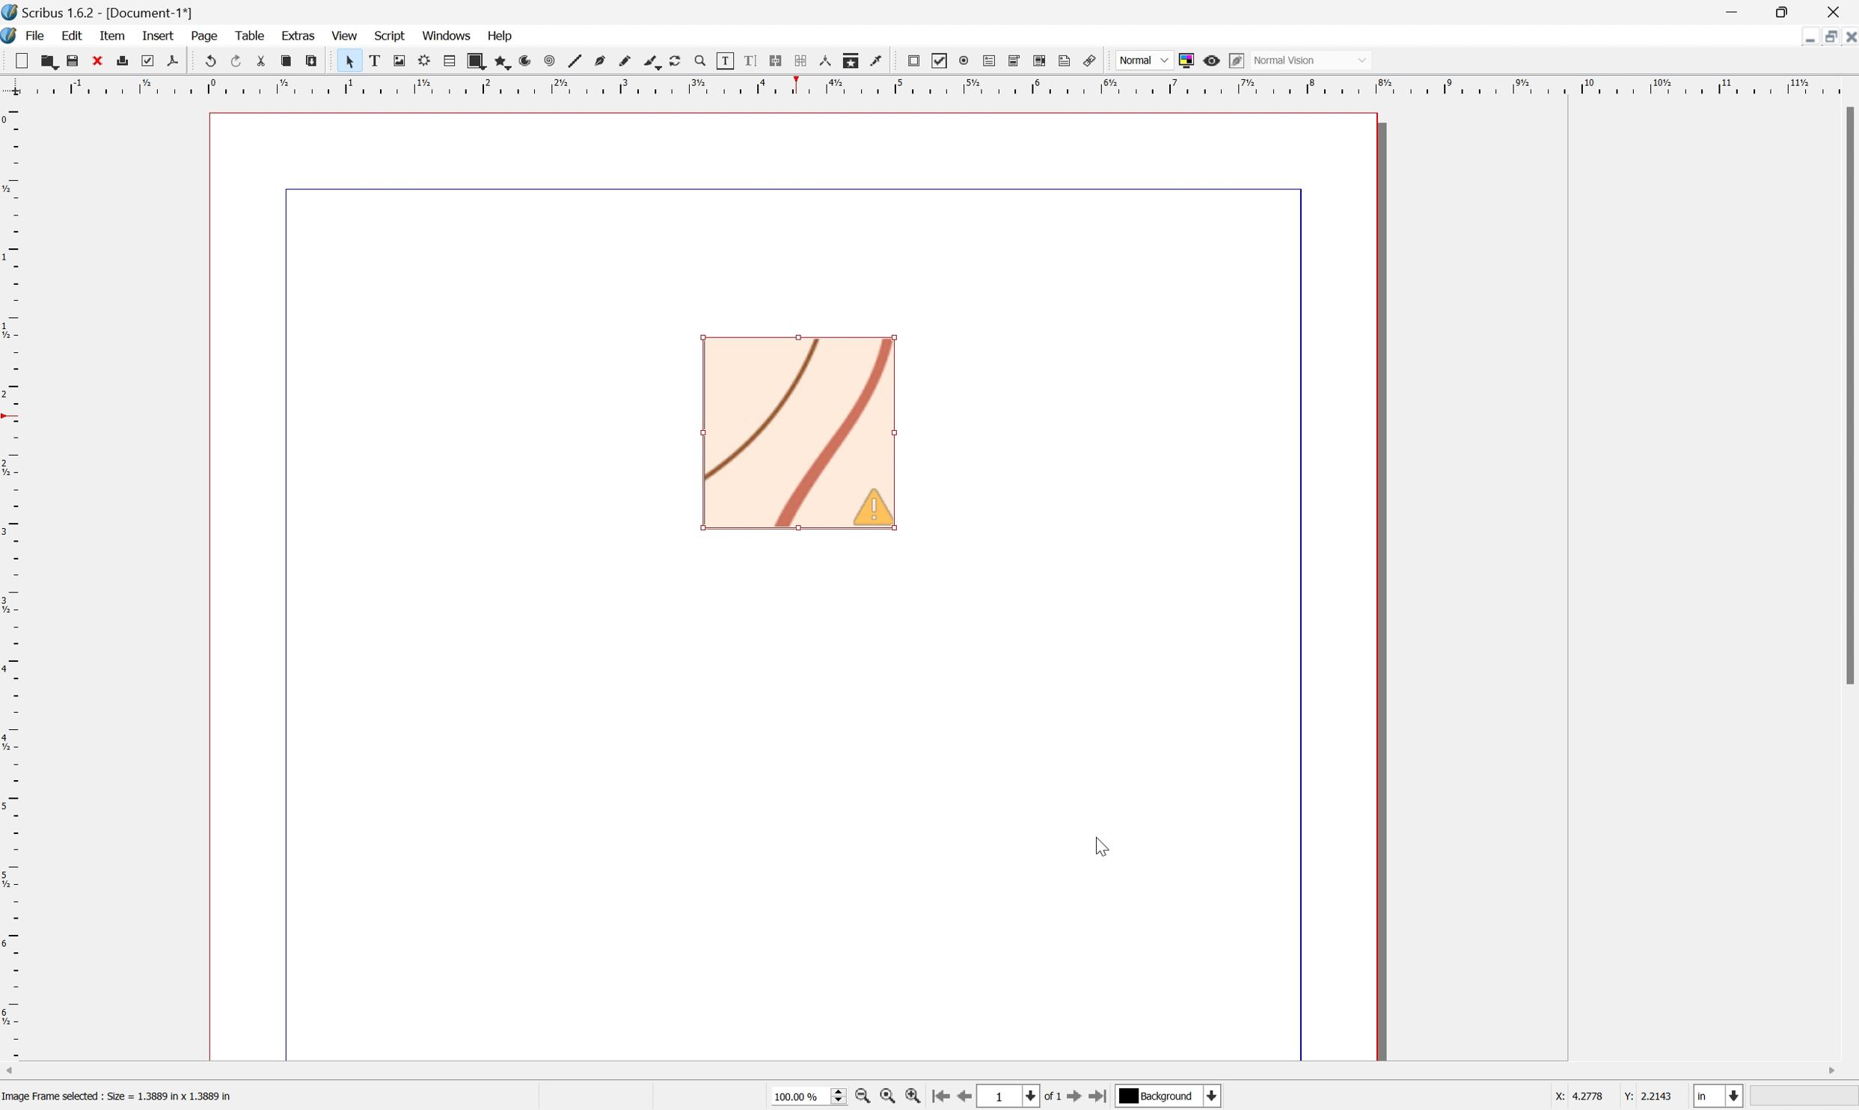 The height and width of the screenshot is (1110, 1859). Describe the element at coordinates (445, 33) in the screenshot. I see `Windows` at that location.